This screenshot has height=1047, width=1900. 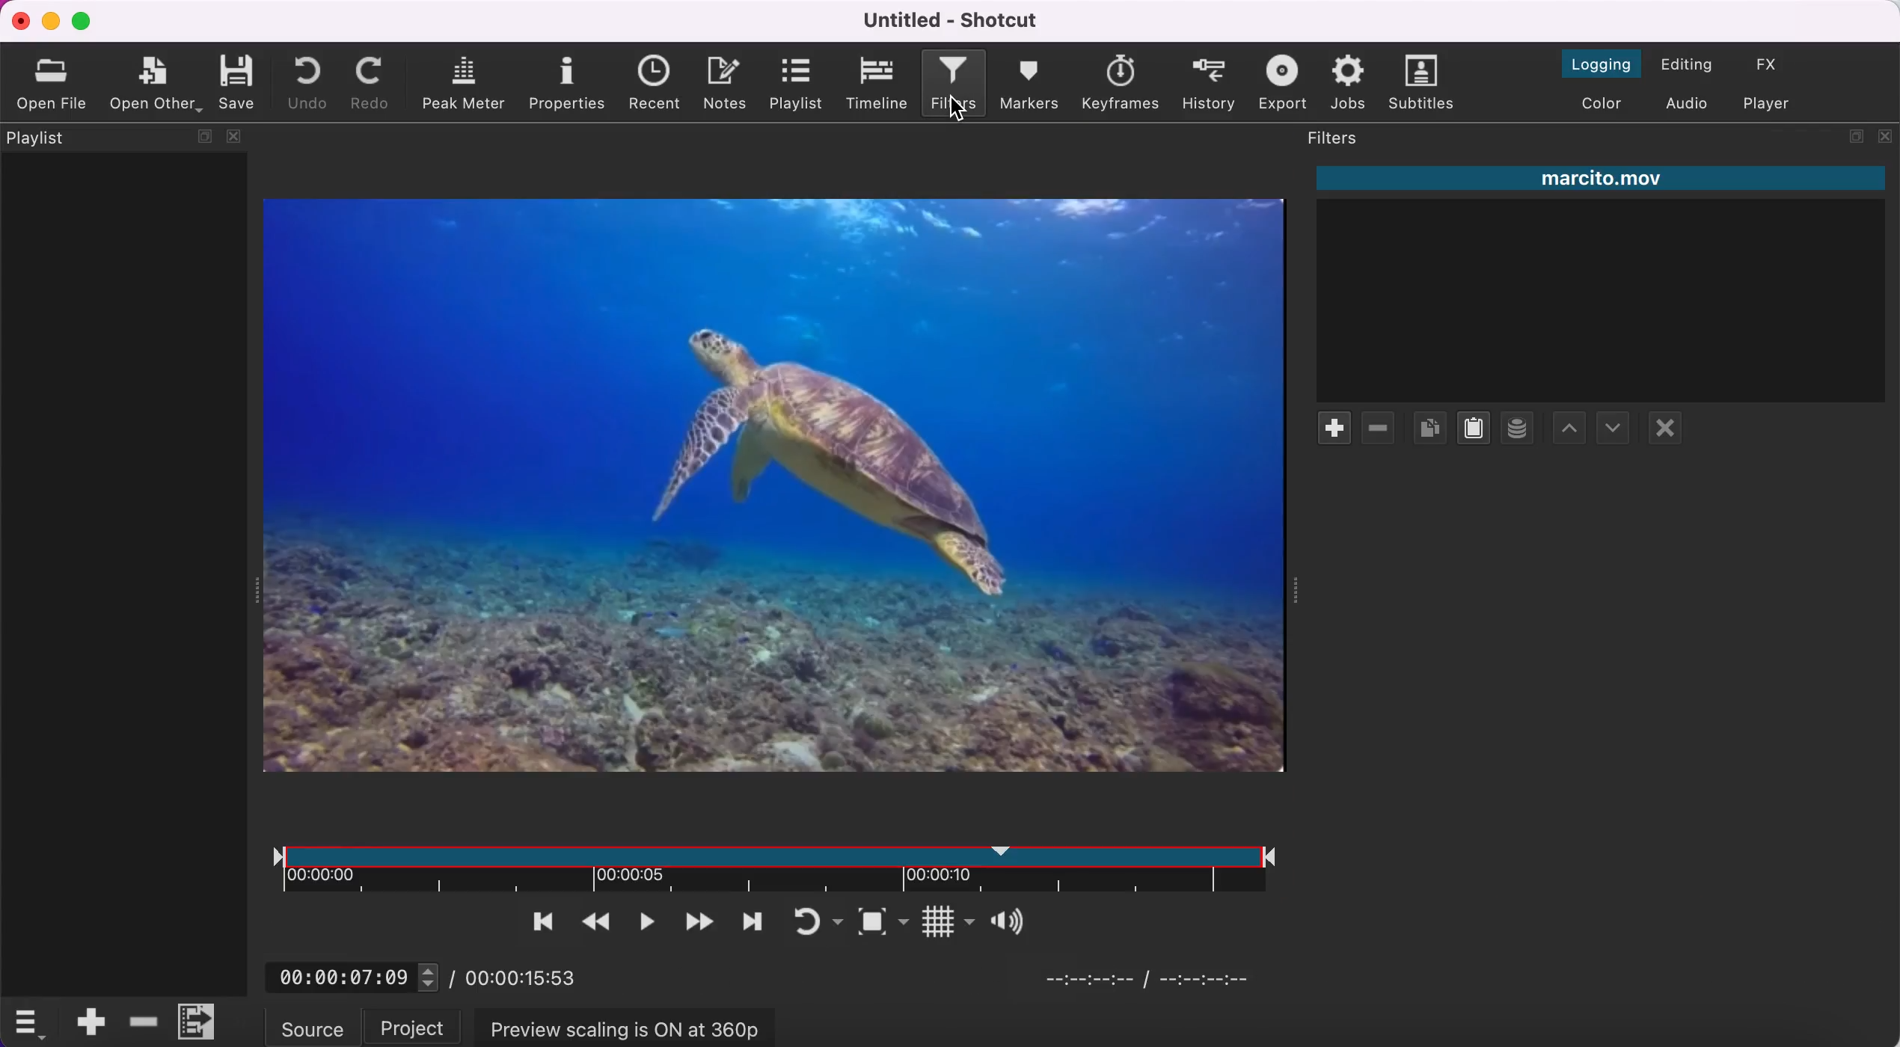 I want to click on playlist panel, so click(x=123, y=381).